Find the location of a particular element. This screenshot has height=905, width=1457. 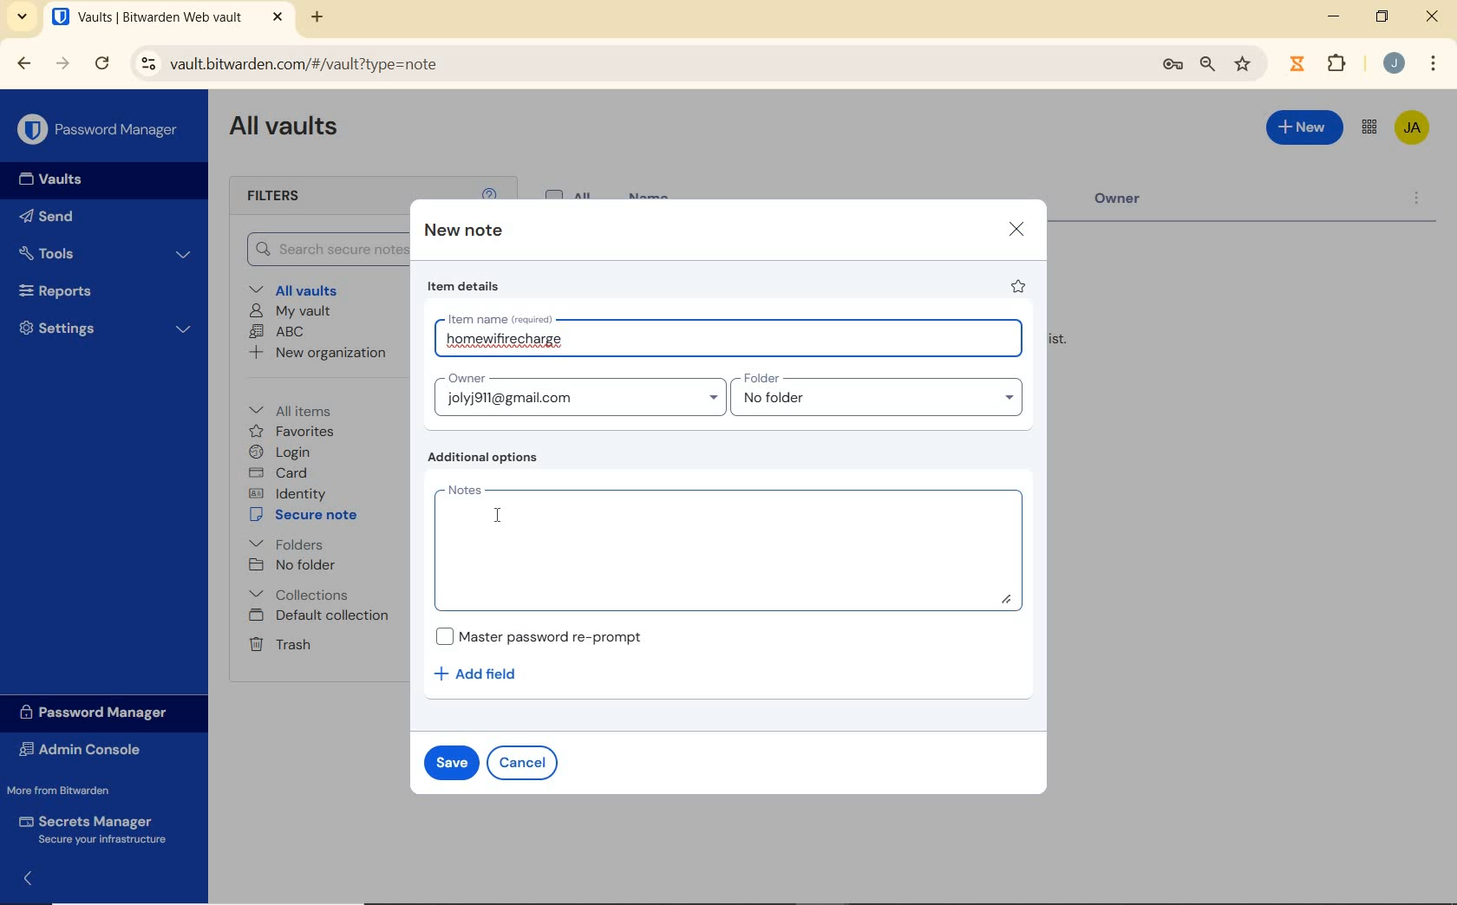

Owner is located at coordinates (578, 394).